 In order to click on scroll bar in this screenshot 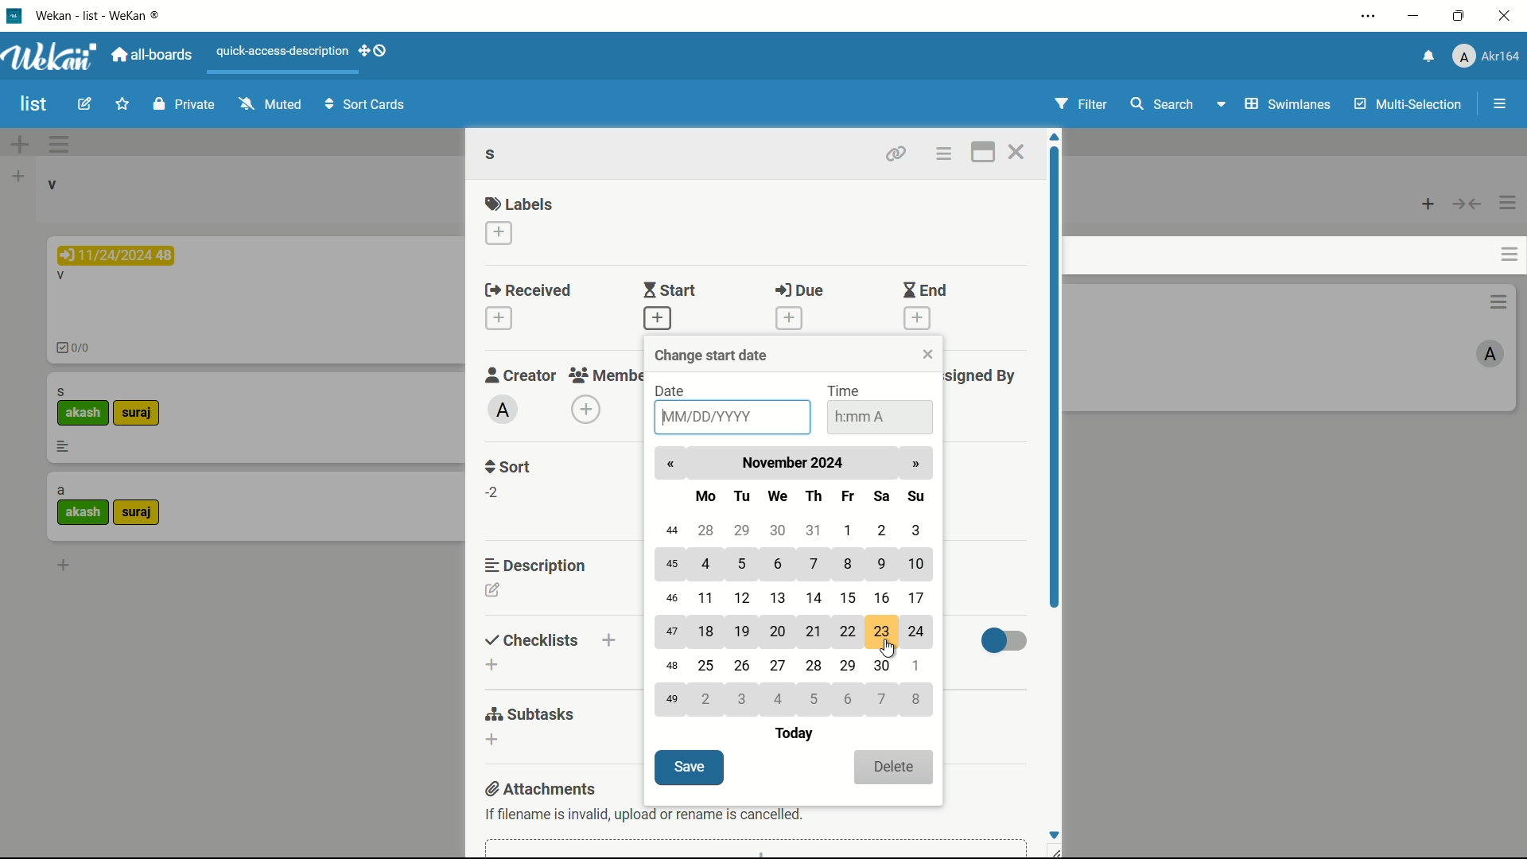, I will do `click(1054, 377)`.